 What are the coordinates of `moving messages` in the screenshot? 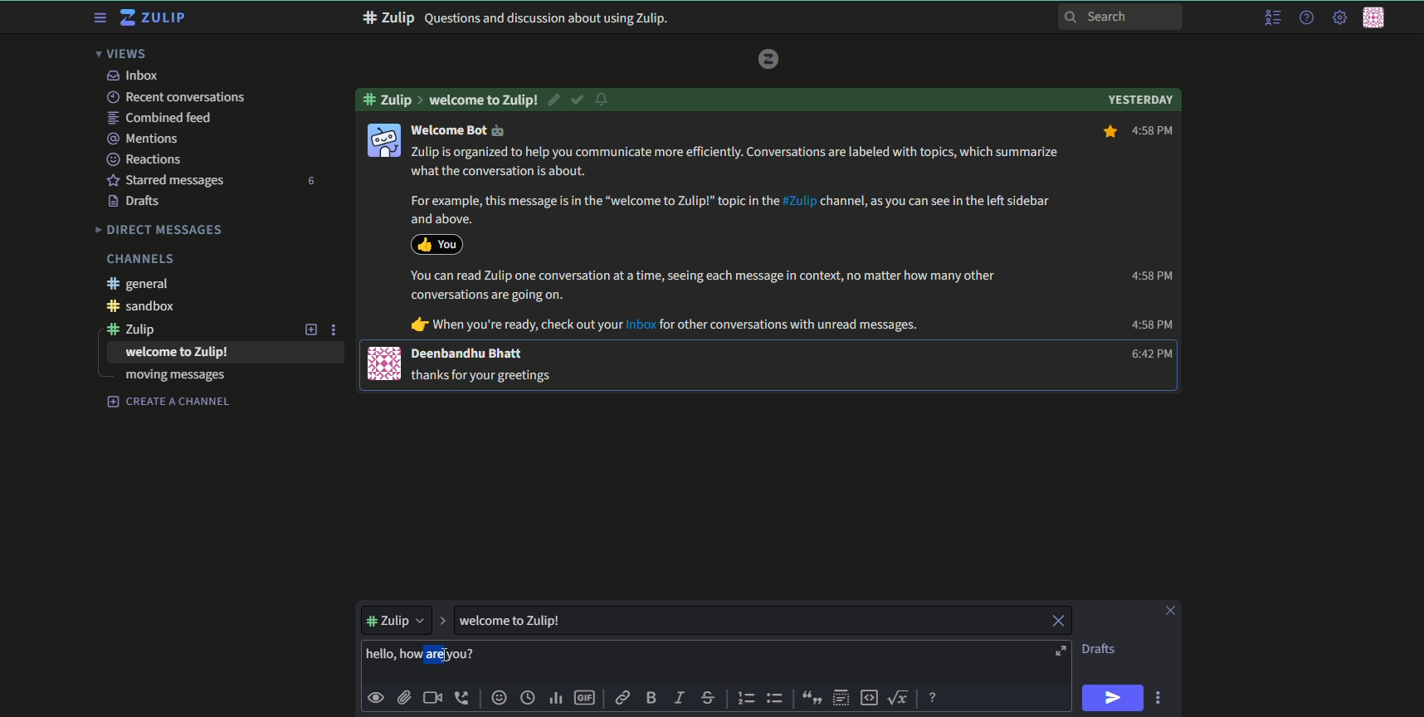 It's located at (175, 377).